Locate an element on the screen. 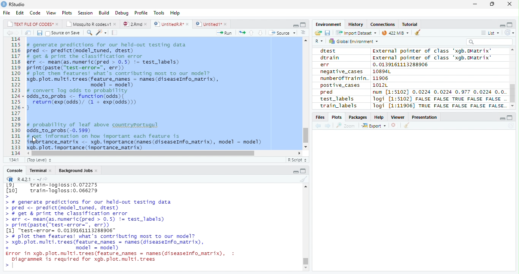 The height and width of the screenshot is (274, 519). UntitiedR.R*  is located at coordinates (171, 24).